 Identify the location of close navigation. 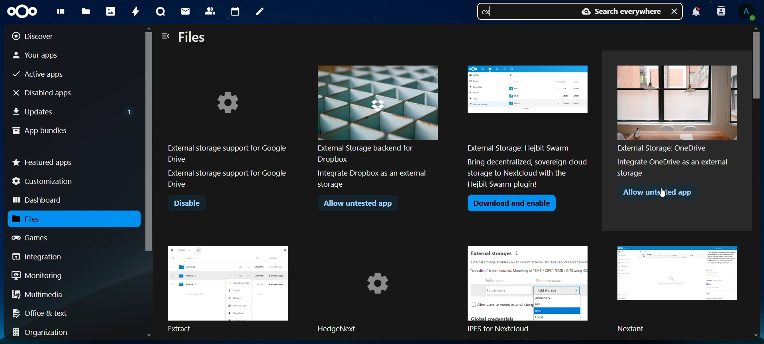
(166, 35).